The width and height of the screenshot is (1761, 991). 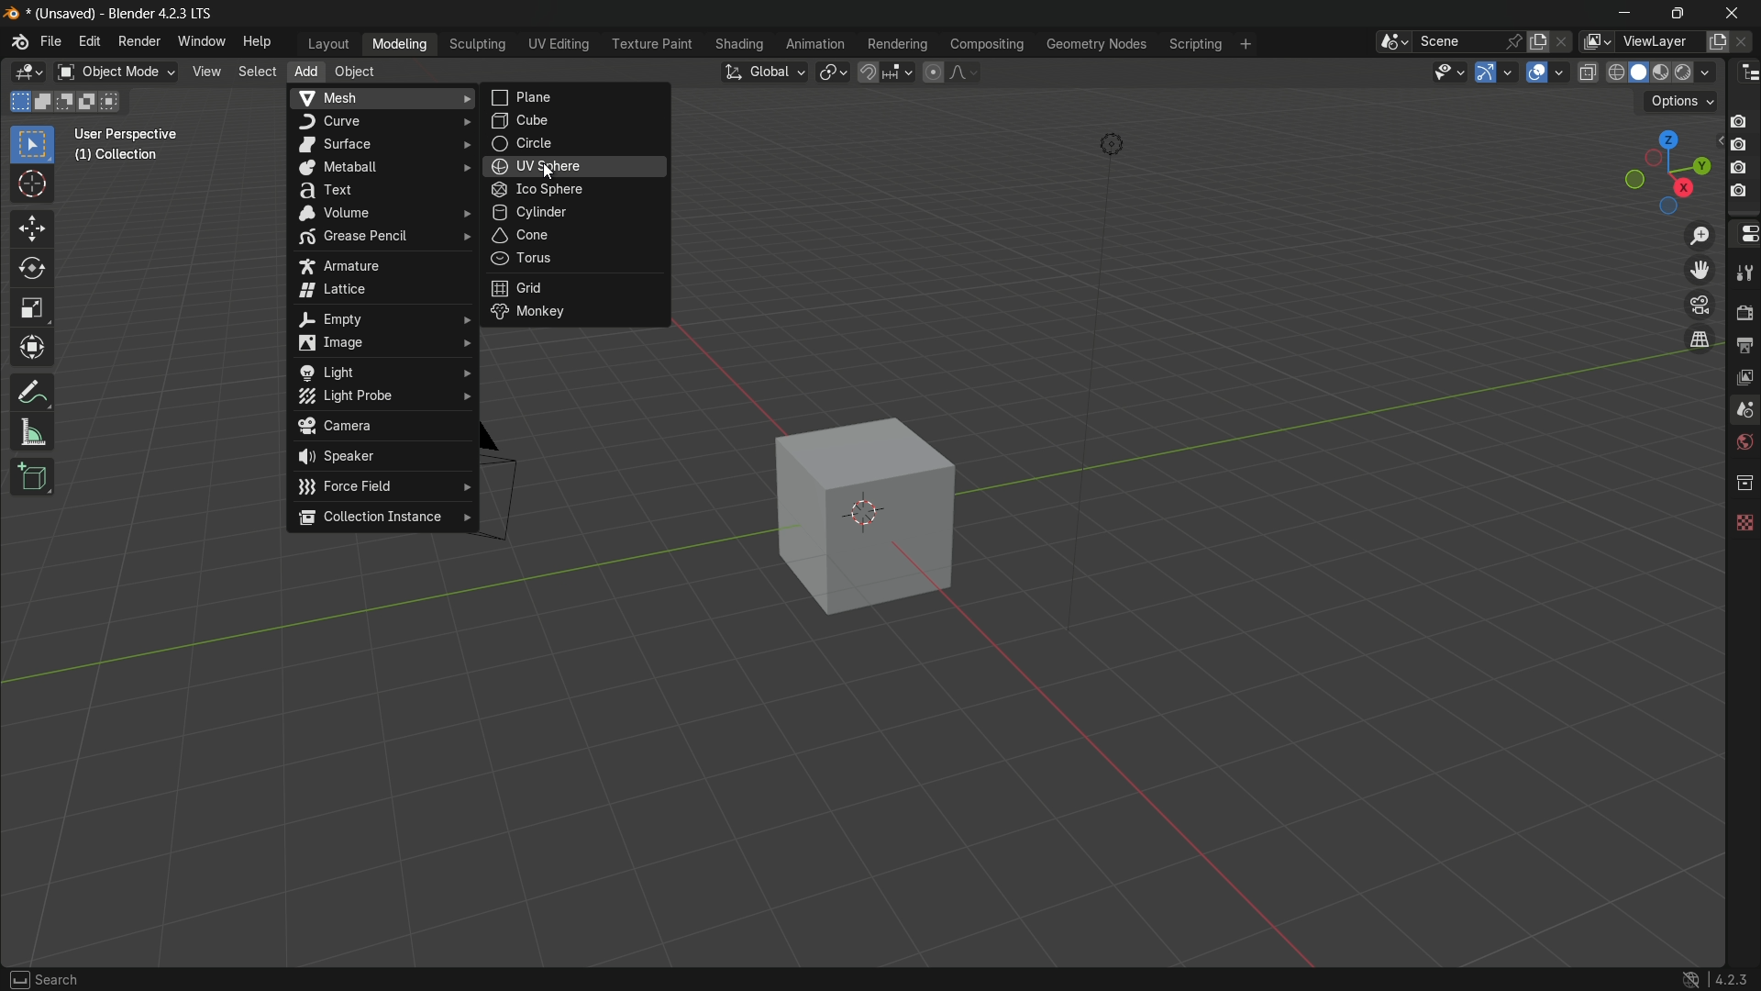 What do you see at coordinates (478, 44) in the screenshot?
I see `sculpting menu` at bounding box center [478, 44].